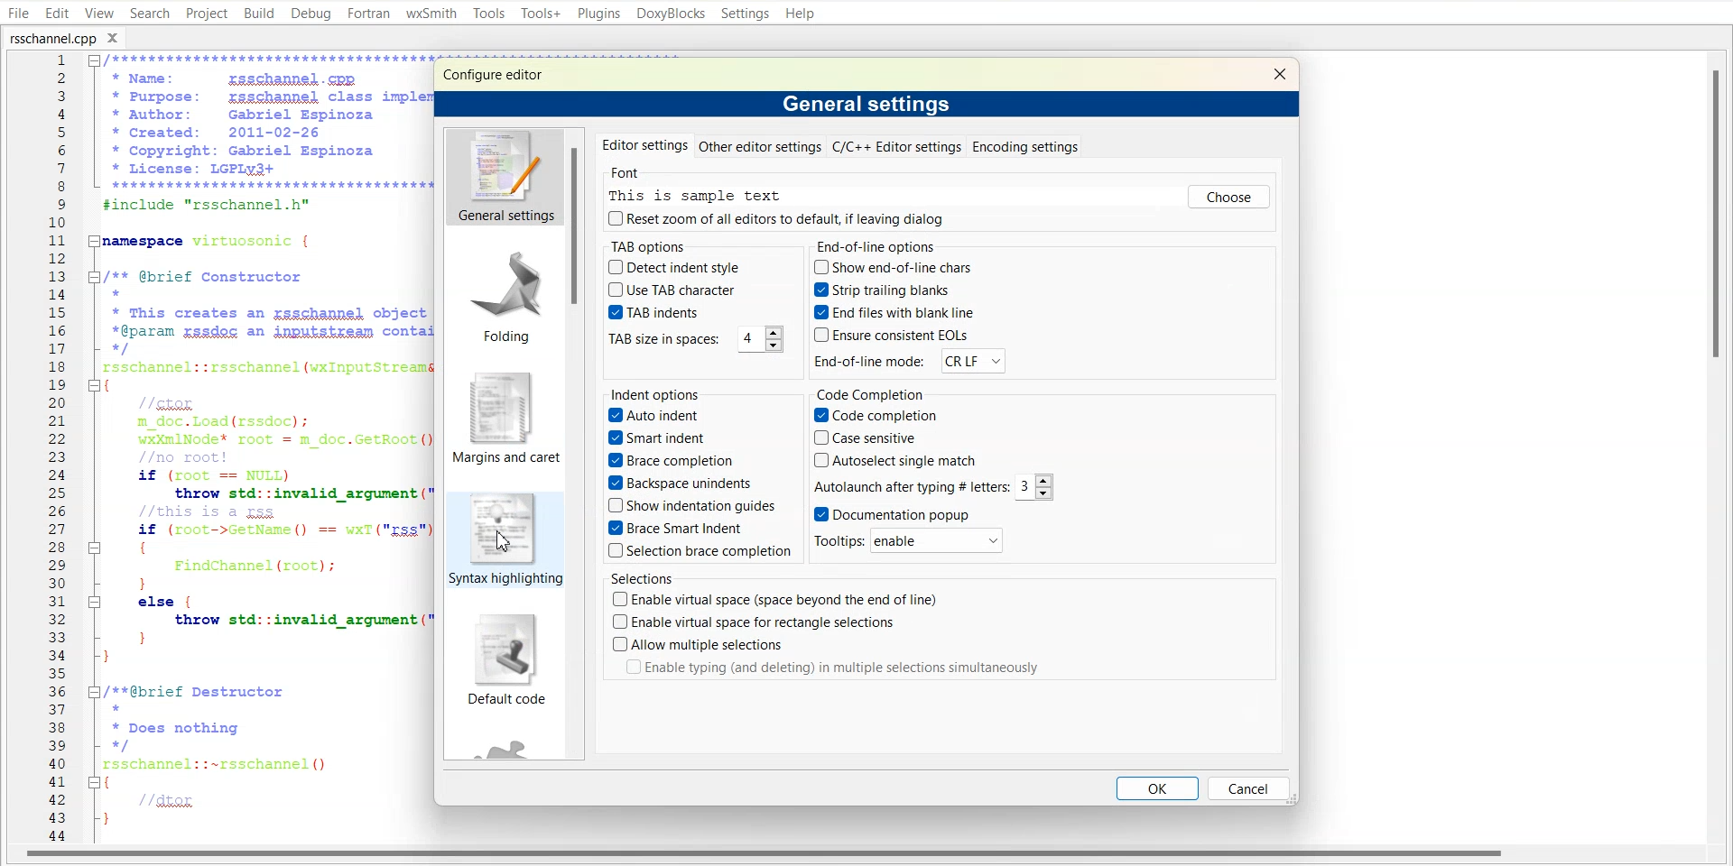  I want to click on Enable virtual space, so click(777, 598).